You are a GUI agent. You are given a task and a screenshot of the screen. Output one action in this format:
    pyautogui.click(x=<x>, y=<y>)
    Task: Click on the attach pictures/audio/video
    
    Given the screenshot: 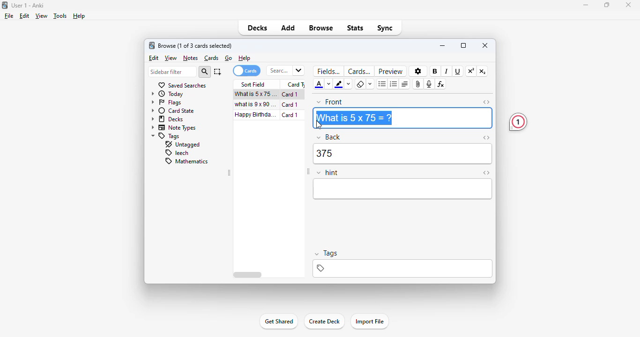 What is the action you would take?
    pyautogui.click(x=419, y=84)
    